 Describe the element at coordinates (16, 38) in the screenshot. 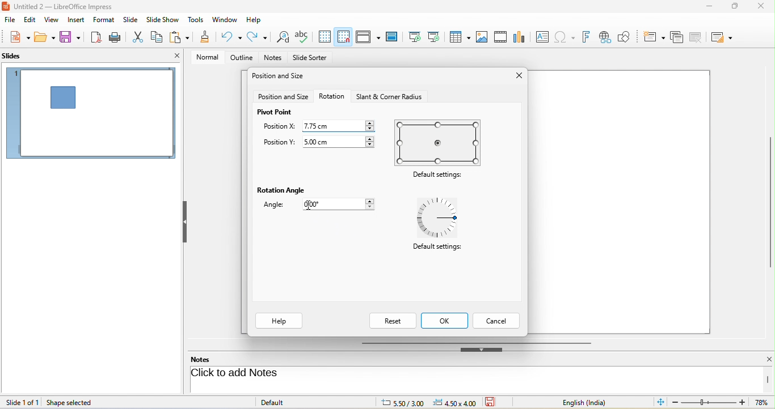

I see `new` at that location.